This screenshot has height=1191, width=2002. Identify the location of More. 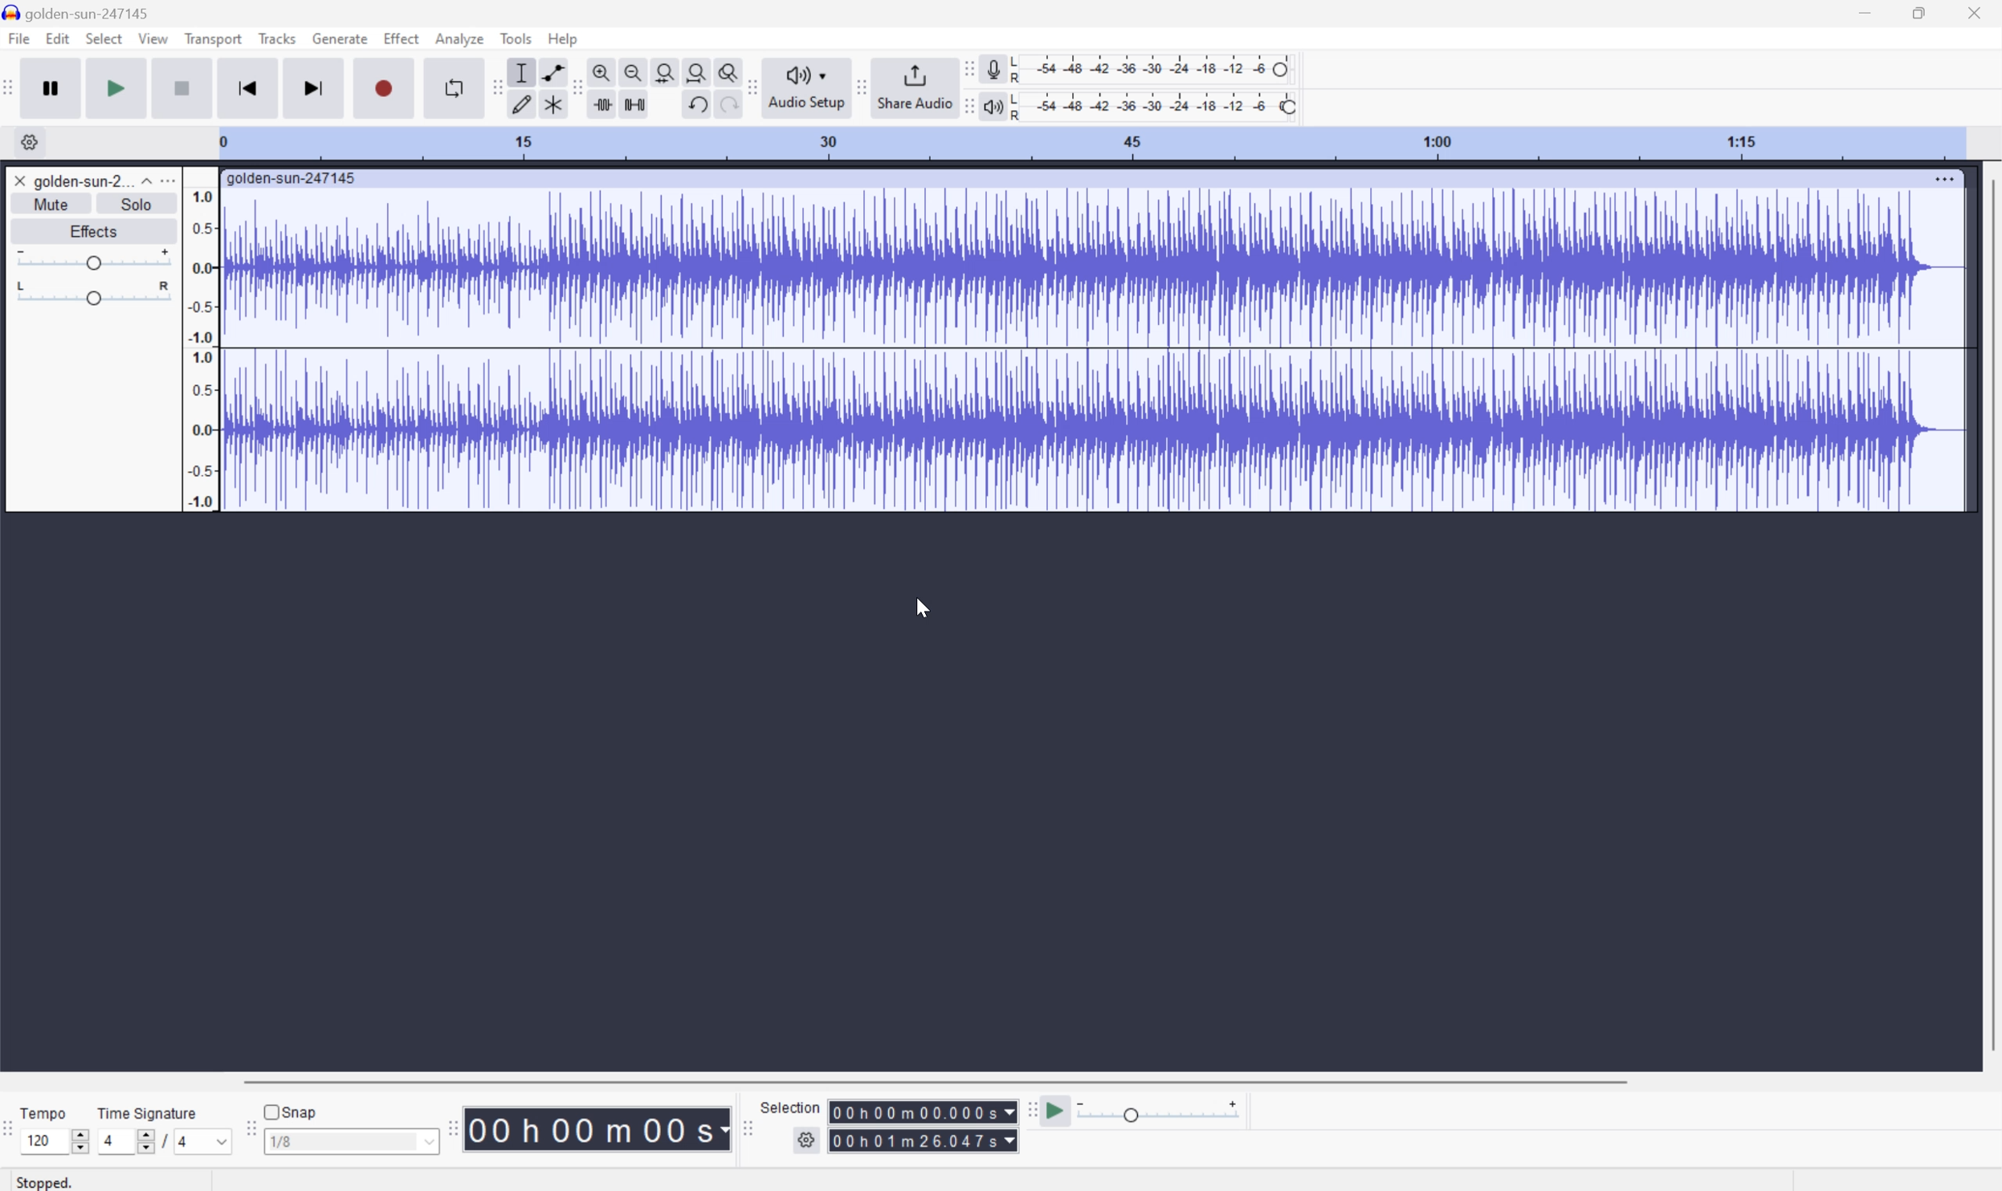
(1943, 178).